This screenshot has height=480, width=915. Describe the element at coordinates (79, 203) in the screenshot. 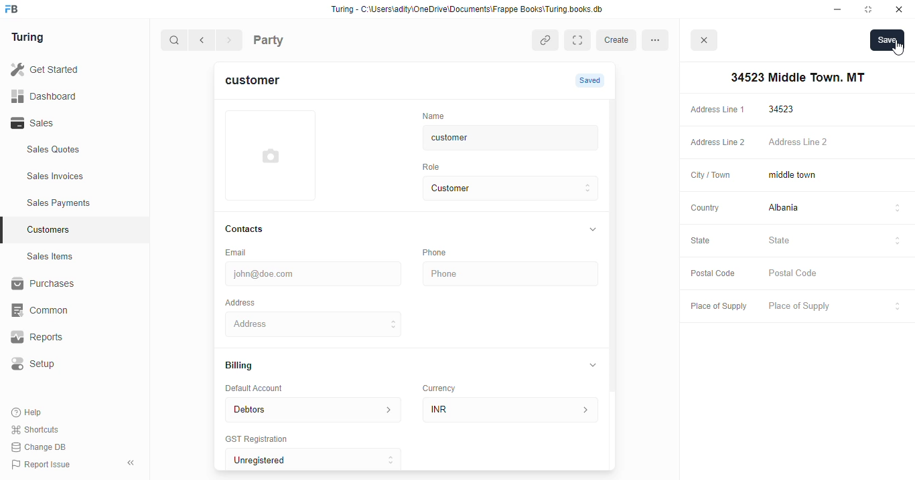

I see `Sales Payments` at that location.